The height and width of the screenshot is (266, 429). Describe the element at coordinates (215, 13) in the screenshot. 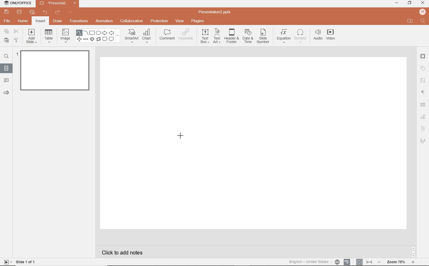

I see `Presentation2.pptx` at that location.